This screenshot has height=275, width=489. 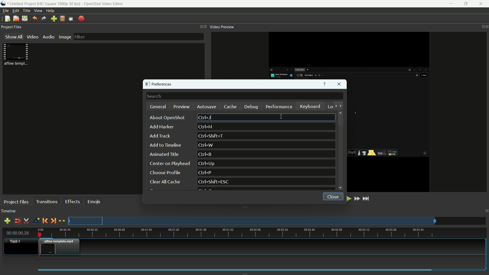 What do you see at coordinates (208, 163) in the screenshot?
I see `keyboard shortcut` at bounding box center [208, 163].